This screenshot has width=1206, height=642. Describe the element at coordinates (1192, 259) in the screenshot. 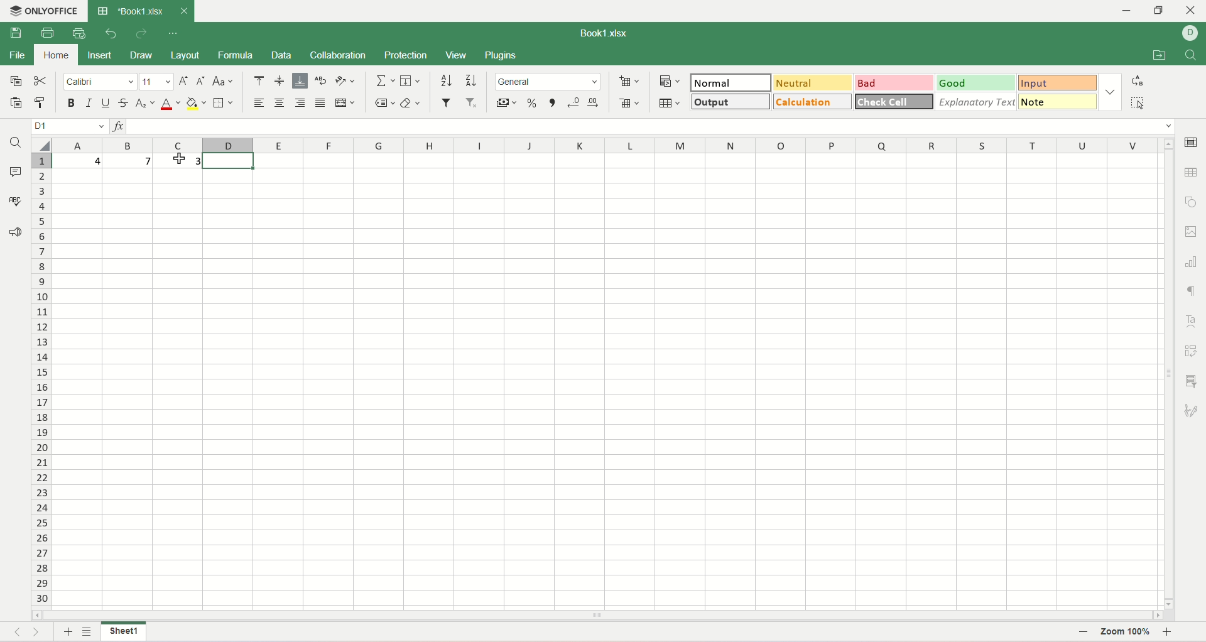

I see `chart settiings` at that location.